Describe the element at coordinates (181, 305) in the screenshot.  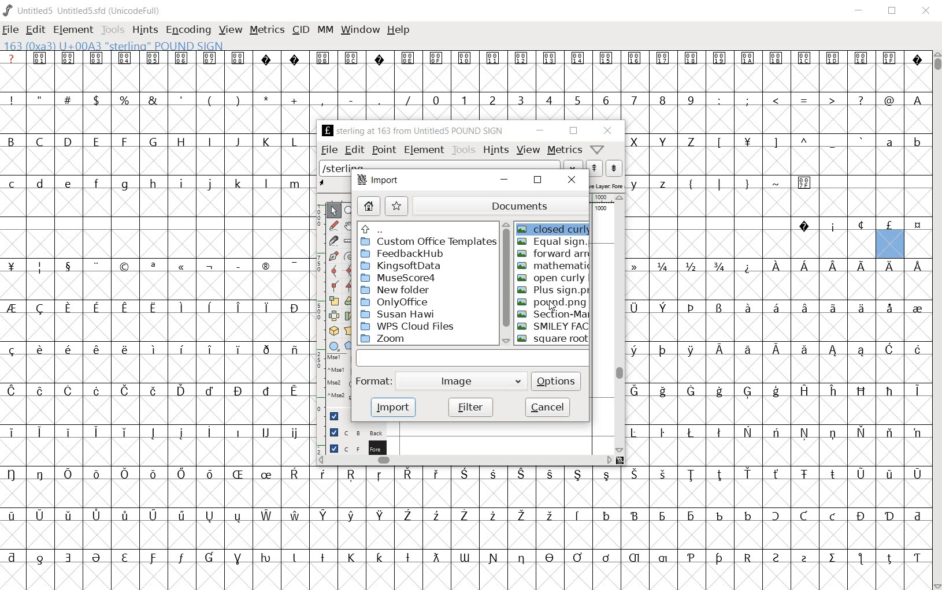
I see `Symbol` at that location.